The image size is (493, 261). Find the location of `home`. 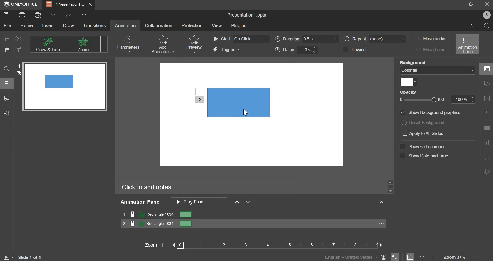

home is located at coordinates (26, 26).